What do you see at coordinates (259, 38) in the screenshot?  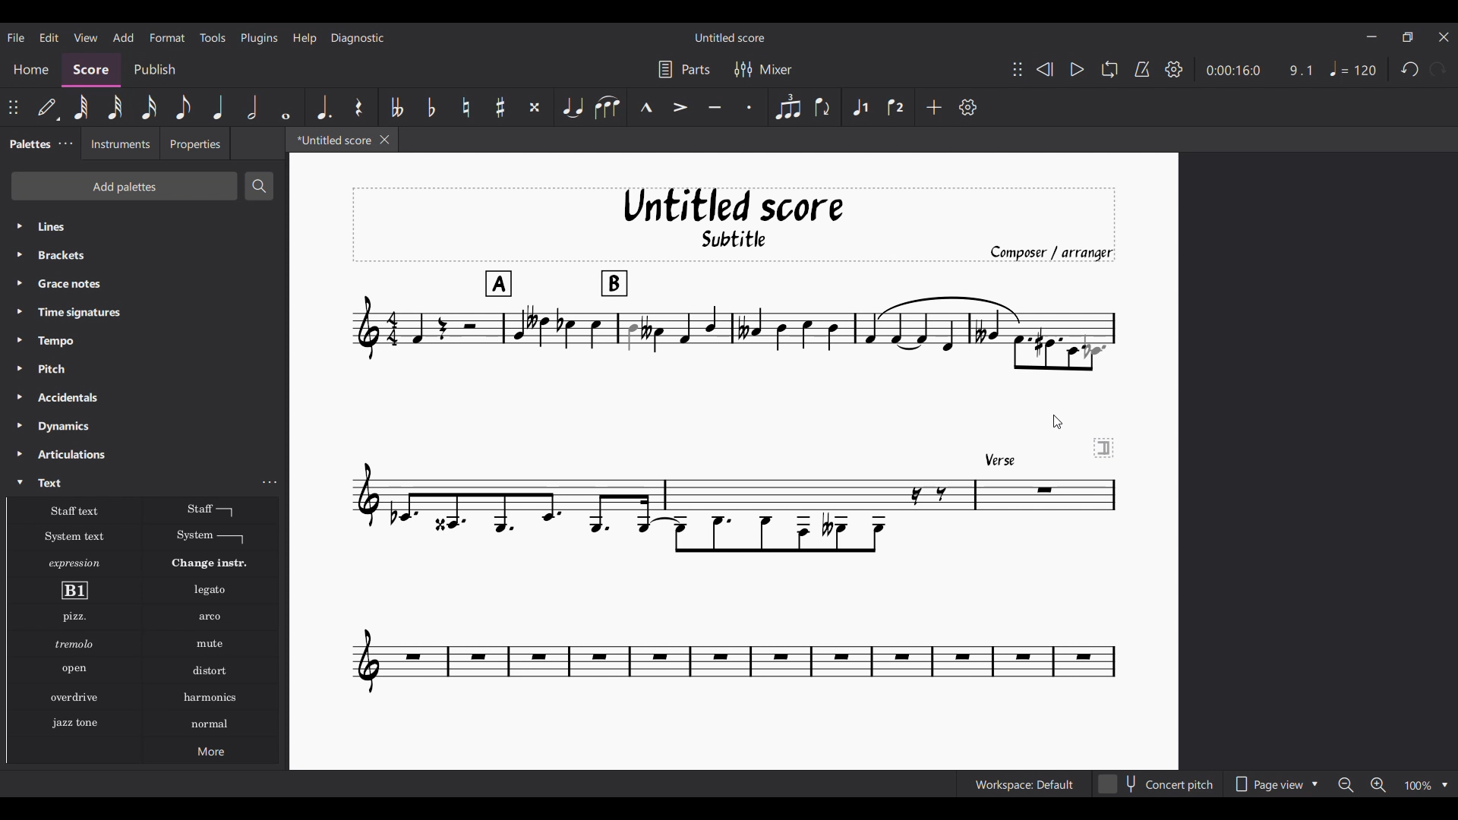 I see `Plugins menu` at bounding box center [259, 38].